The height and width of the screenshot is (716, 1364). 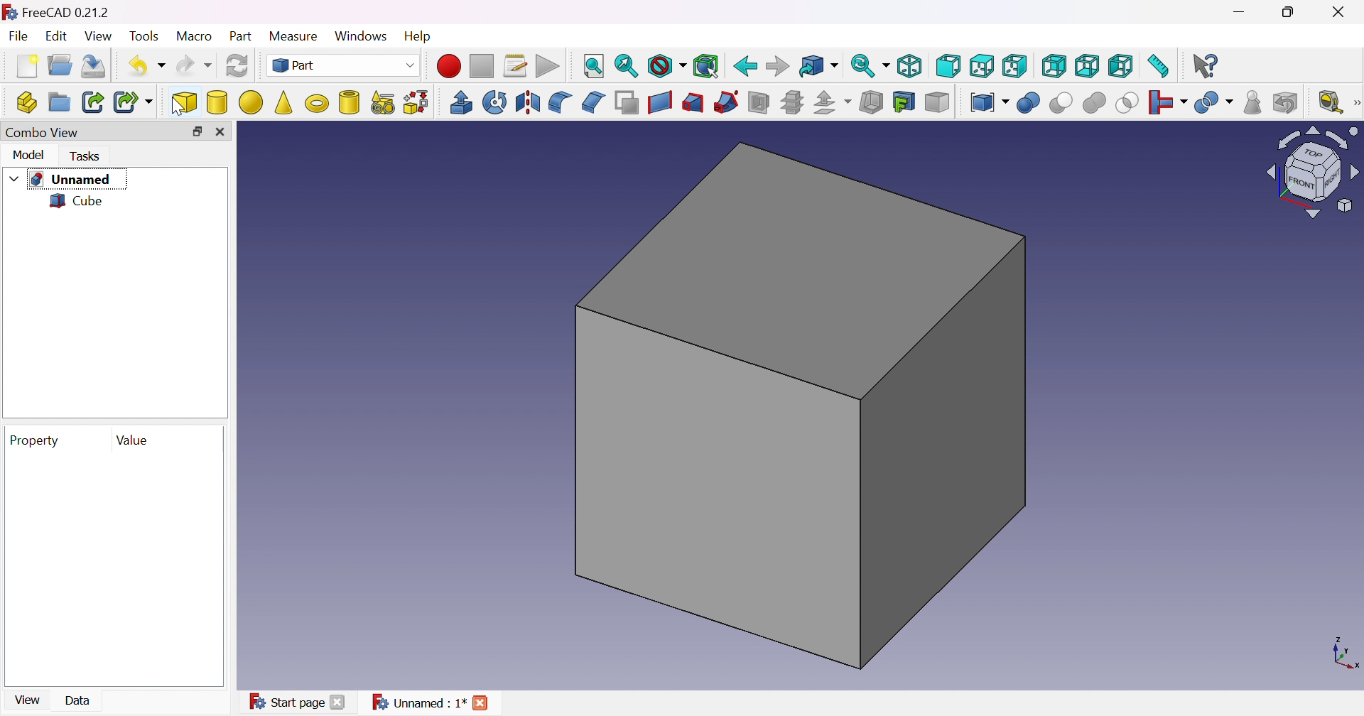 What do you see at coordinates (1312, 173) in the screenshot?
I see `Viewing angle` at bounding box center [1312, 173].